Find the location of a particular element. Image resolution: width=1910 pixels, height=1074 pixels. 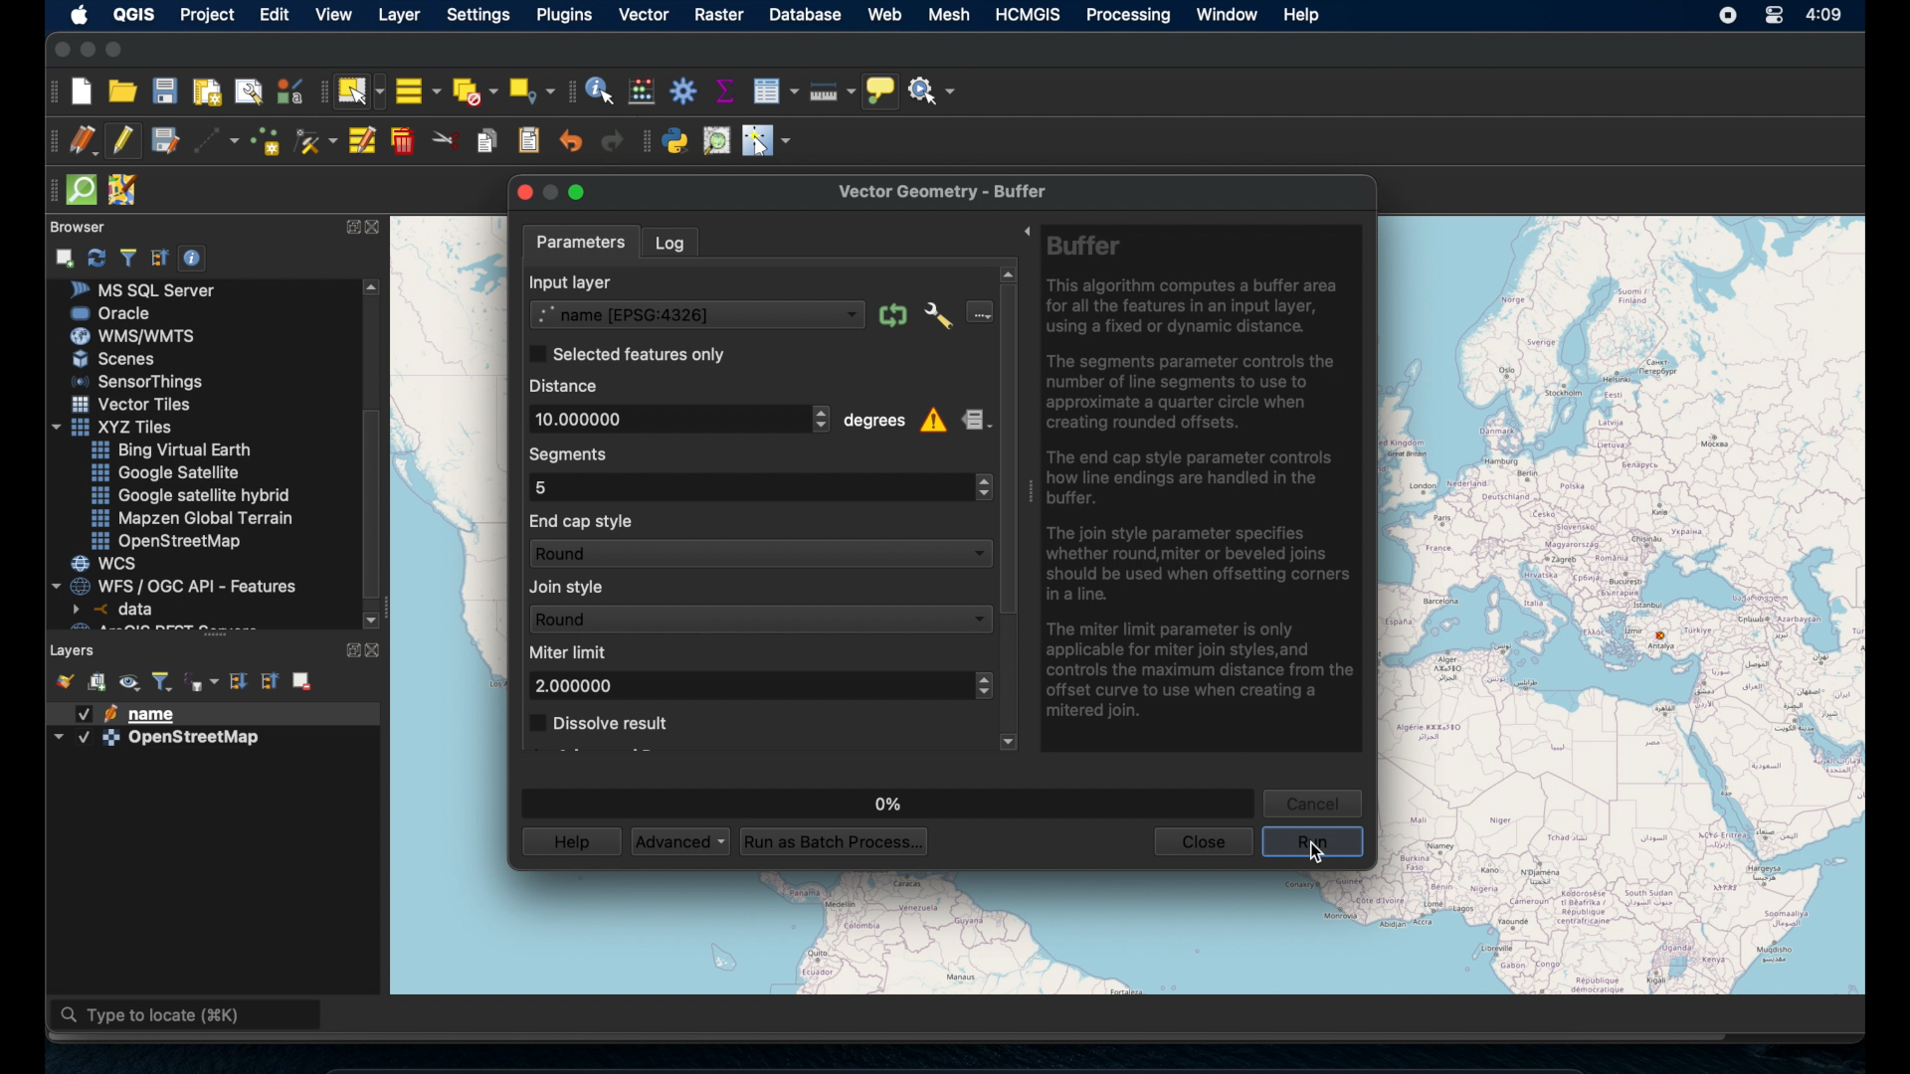

filter legend by expression is located at coordinates (202, 681).